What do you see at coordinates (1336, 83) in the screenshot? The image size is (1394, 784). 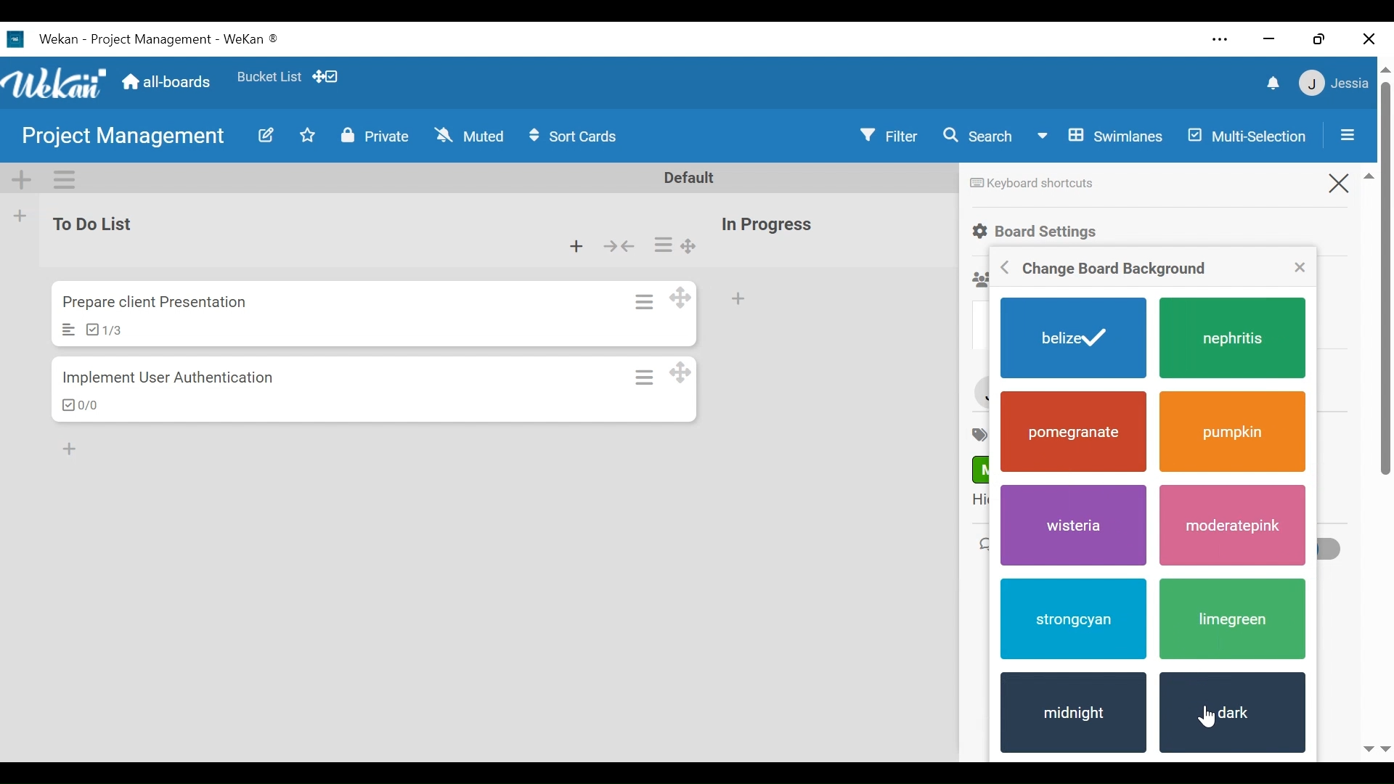 I see `member` at bounding box center [1336, 83].